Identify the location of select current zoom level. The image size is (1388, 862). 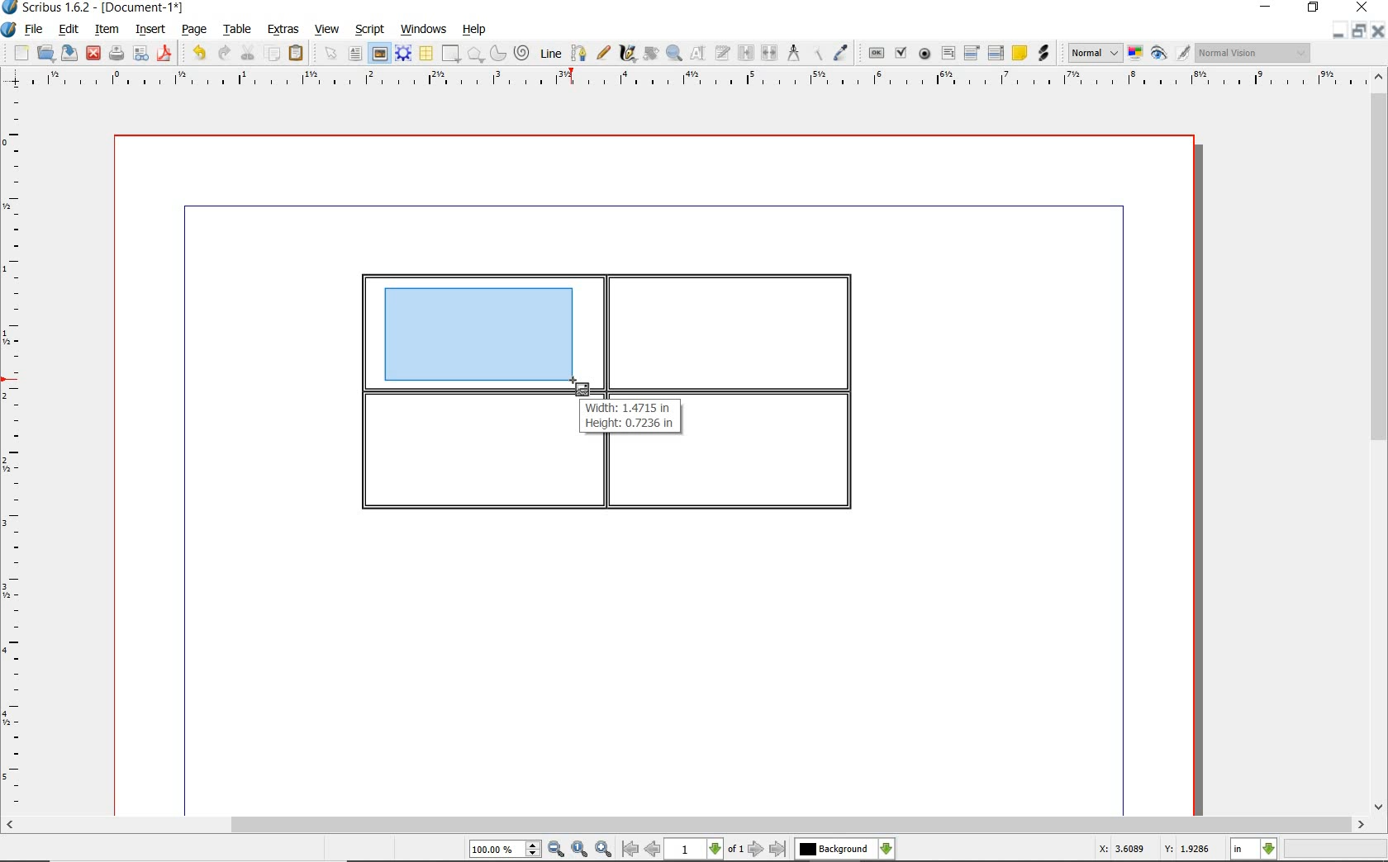
(505, 850).